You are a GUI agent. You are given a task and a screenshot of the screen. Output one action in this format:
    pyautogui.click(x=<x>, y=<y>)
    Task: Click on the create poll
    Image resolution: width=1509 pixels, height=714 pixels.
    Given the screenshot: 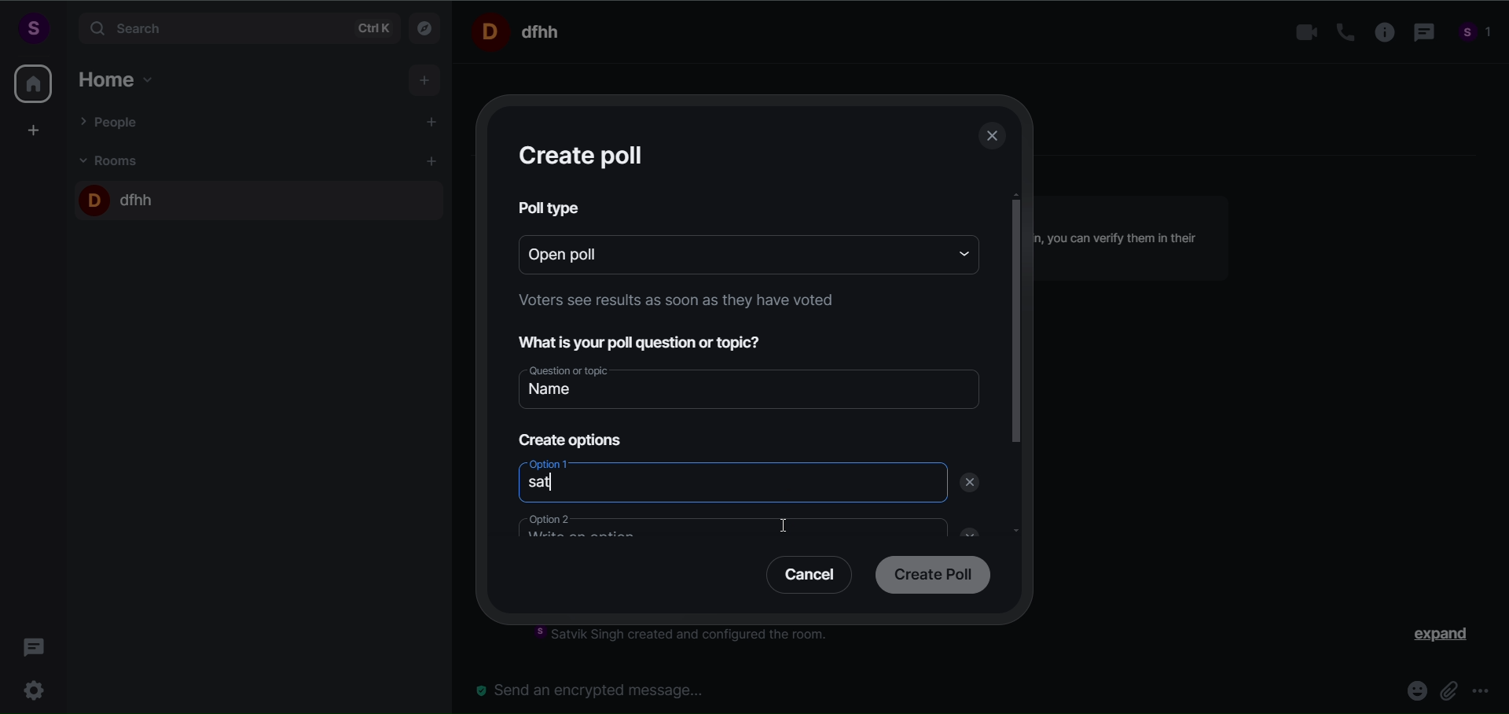 What is the action you would take?
    pyautogui.click(x=929, y=576)
    